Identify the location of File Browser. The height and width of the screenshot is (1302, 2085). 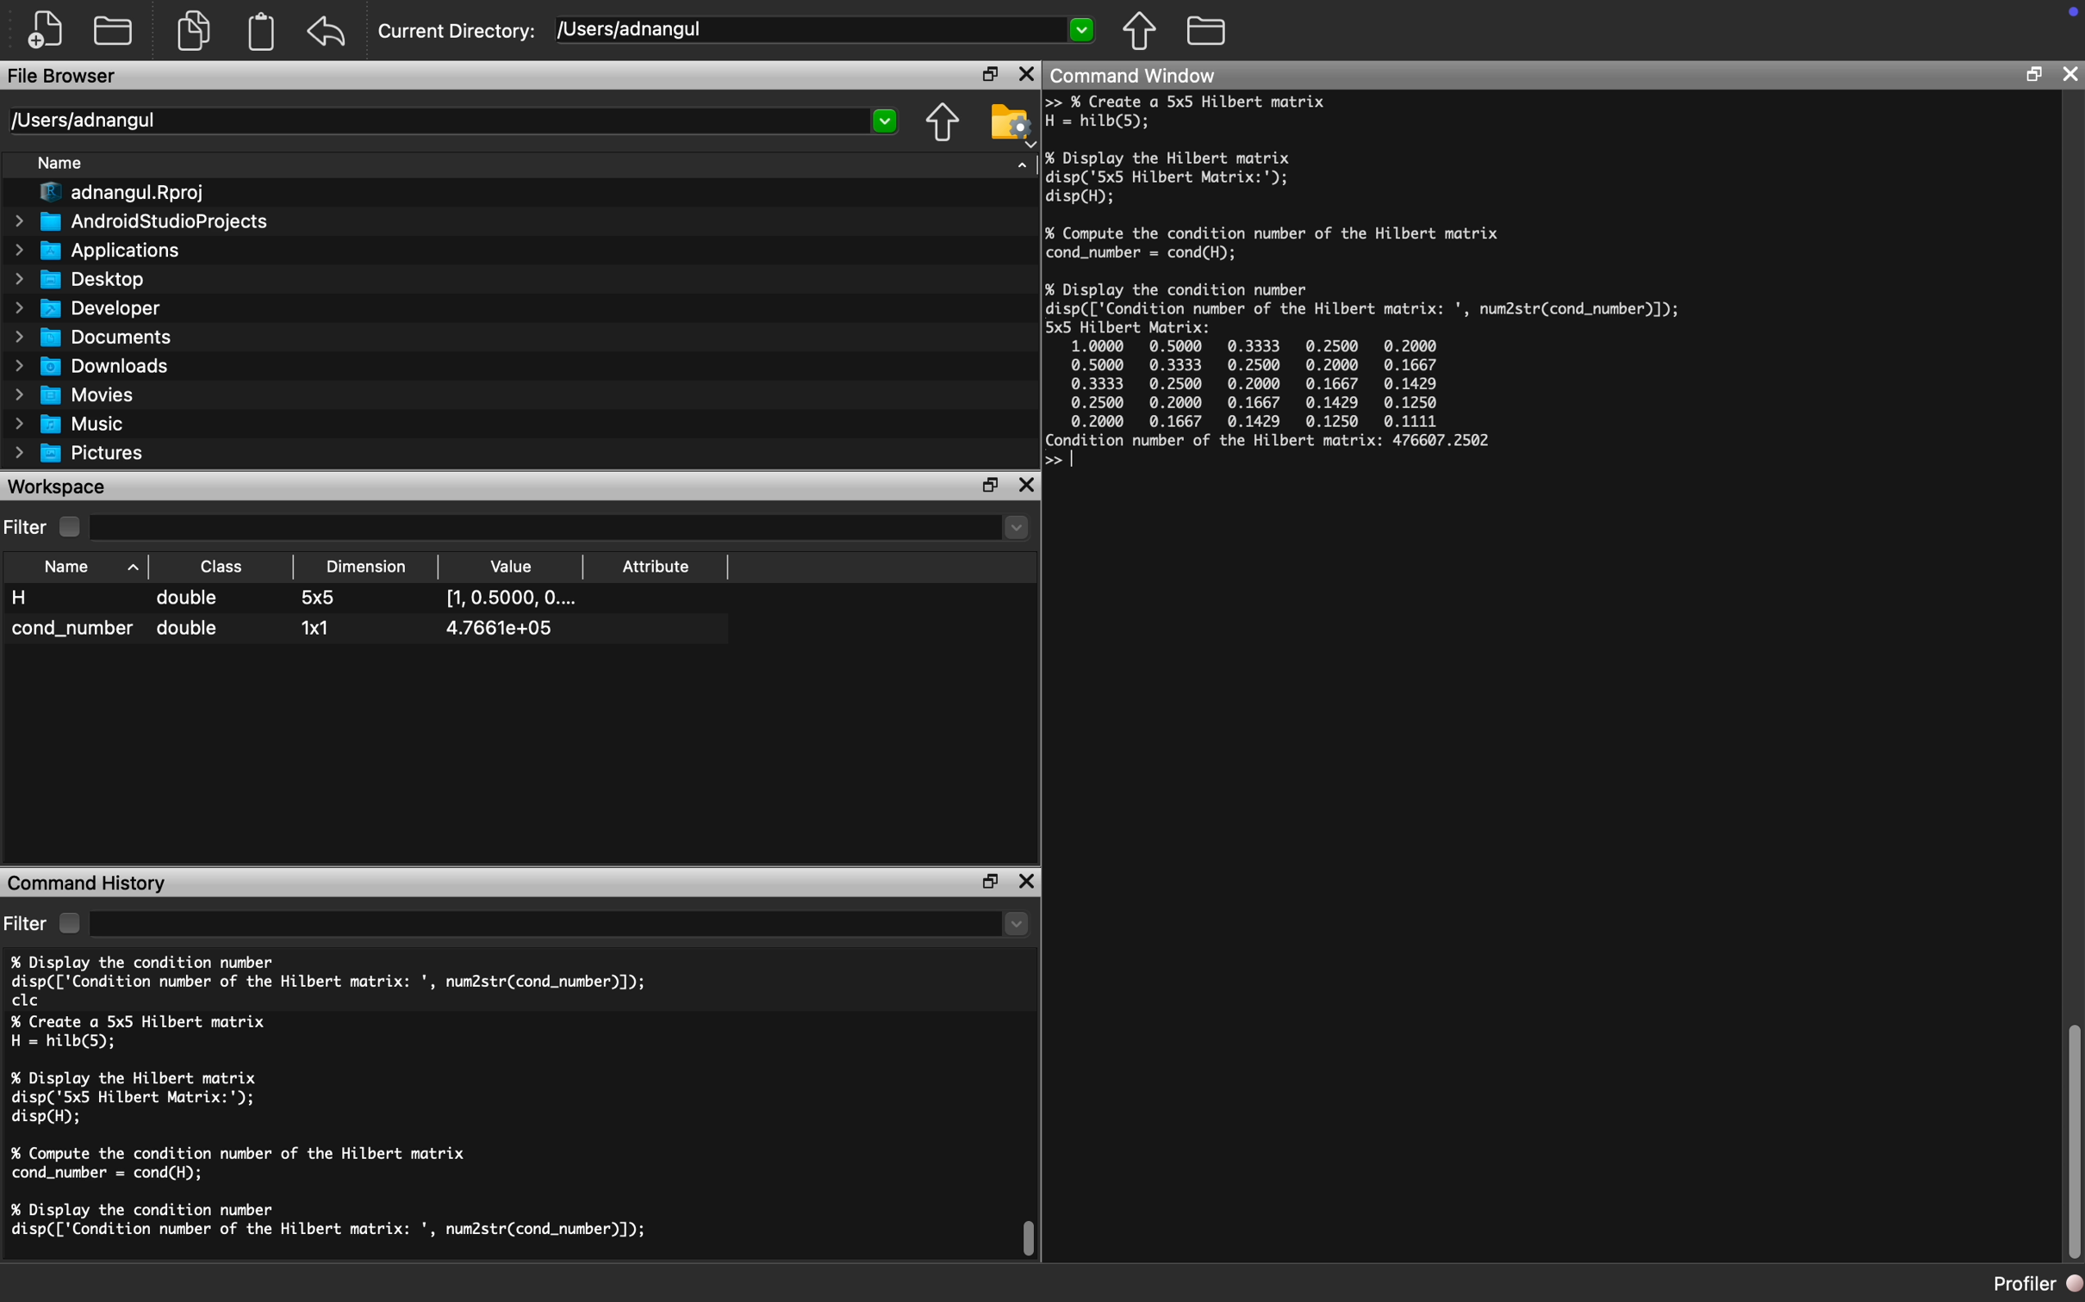
(64, 75).